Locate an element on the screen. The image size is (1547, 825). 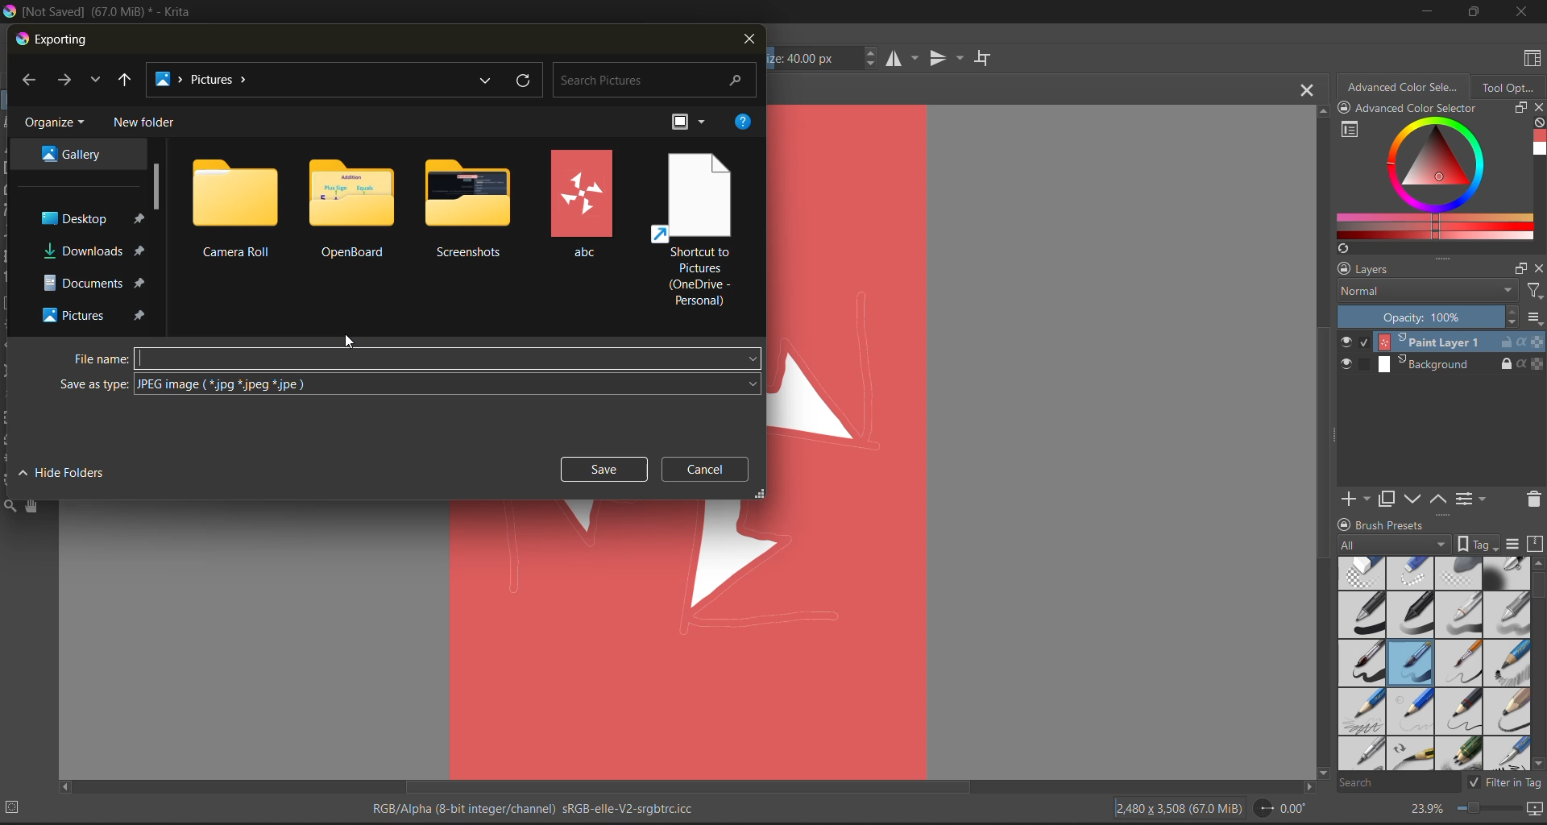
metadata is located at coordinates (542, 806).